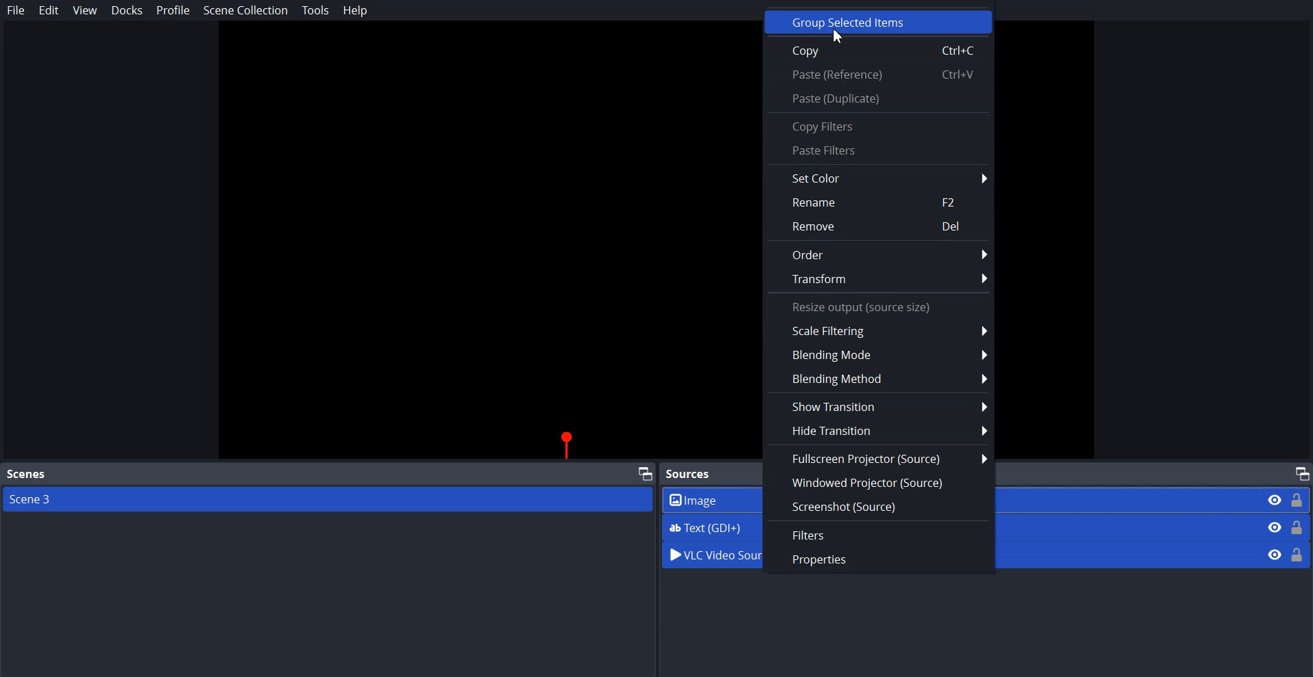 The width and height of the screenshot is (1313, 677). What do you see at coordinates (246, 12) in the screenshot?
I see `Scene Collection` at bounding box center [246, 12].